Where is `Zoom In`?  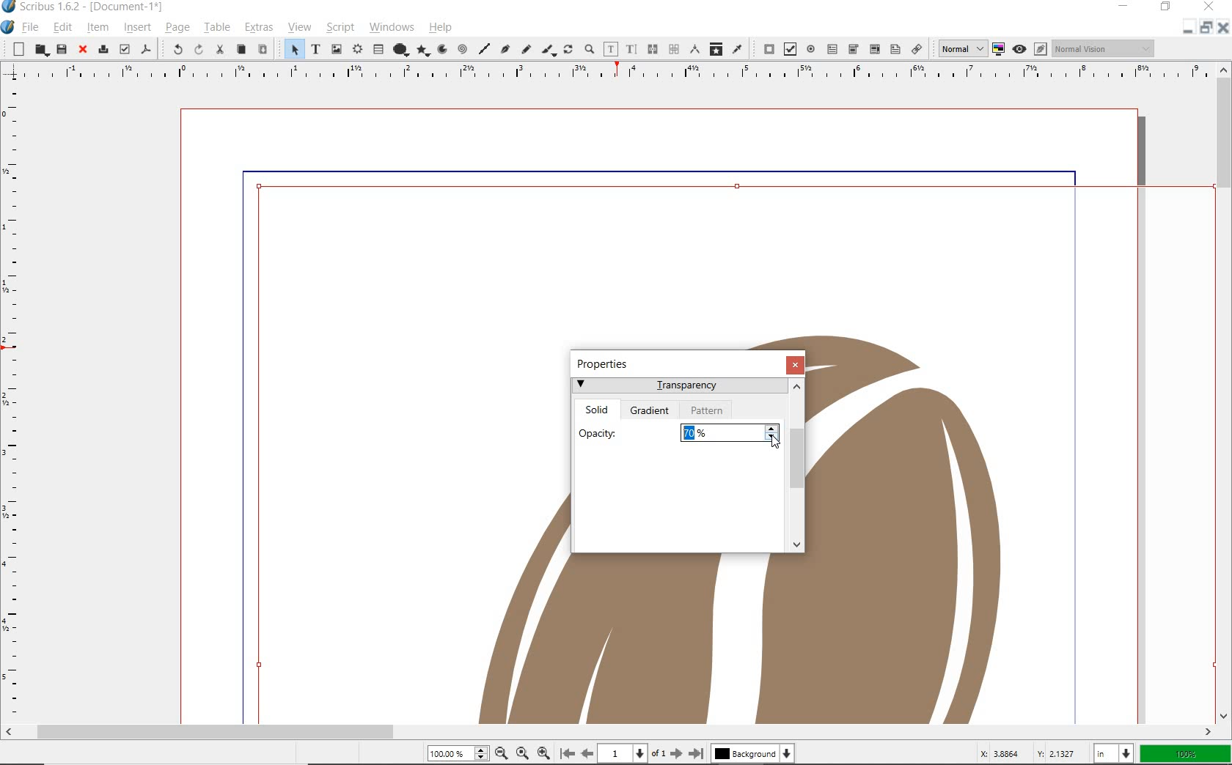
Zoom In is located at coordinates (543, 754).